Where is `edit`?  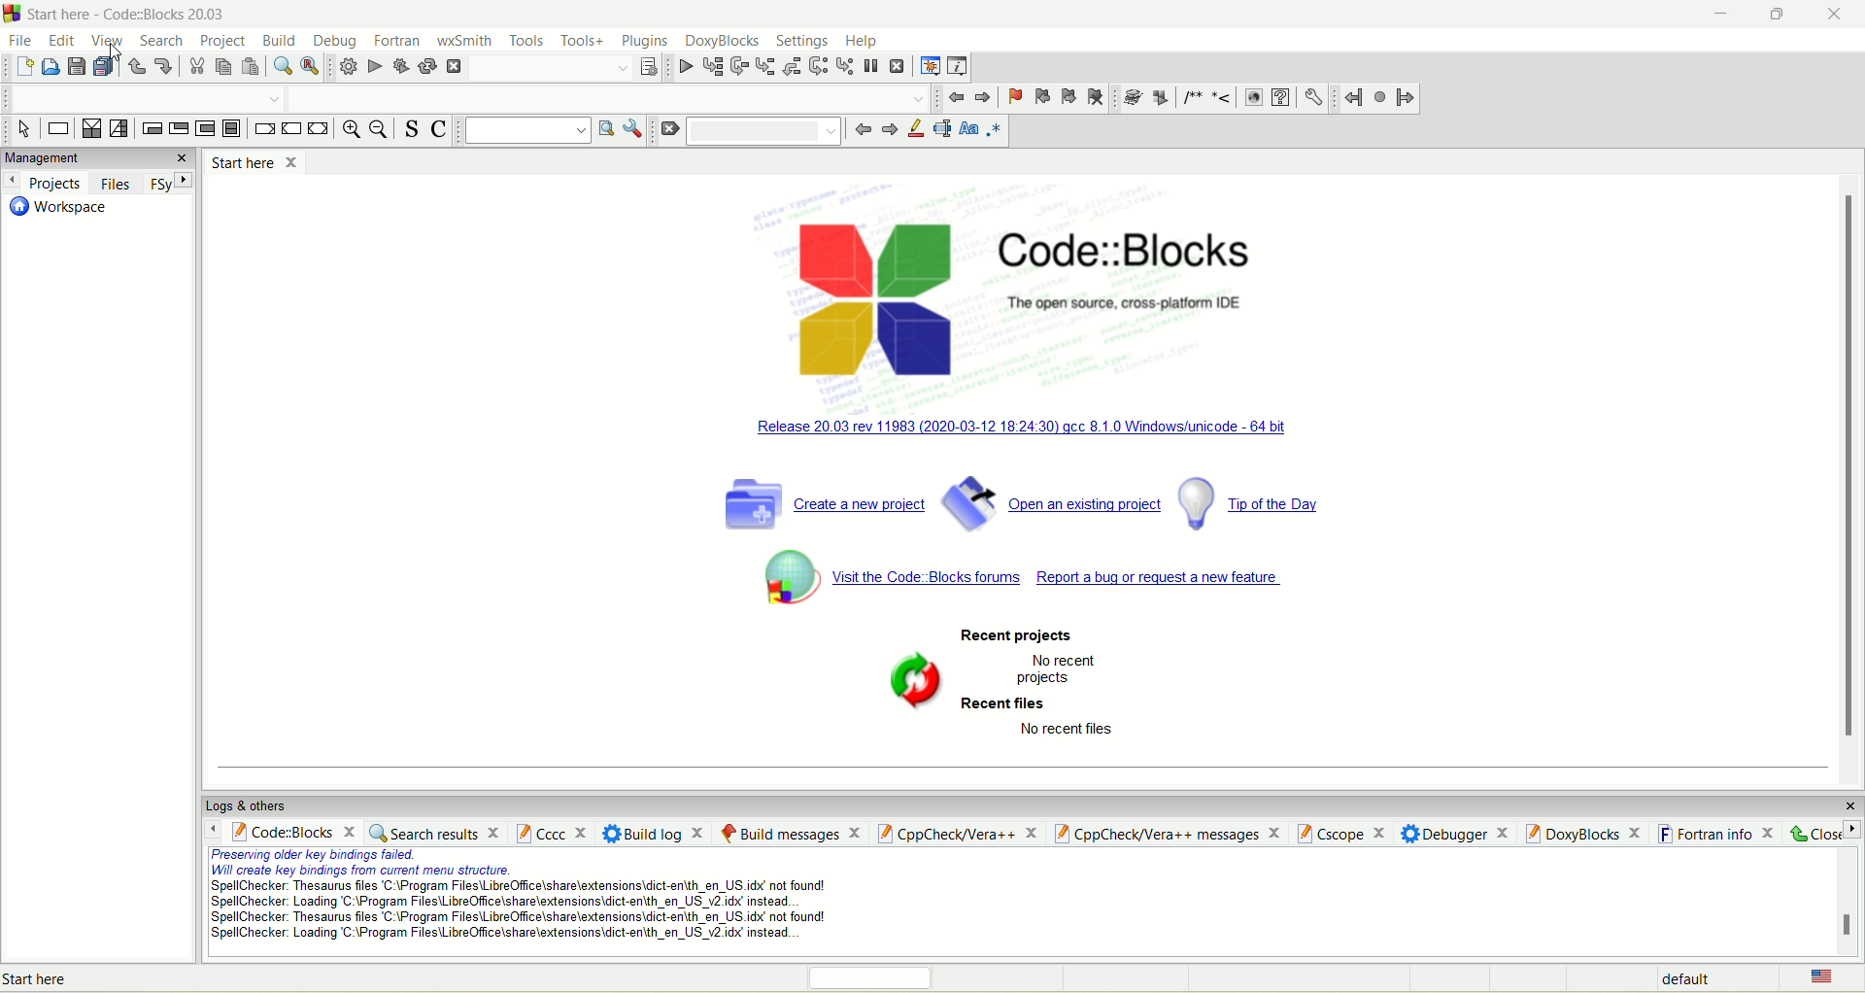 edit is located at coordinates (58, 37).